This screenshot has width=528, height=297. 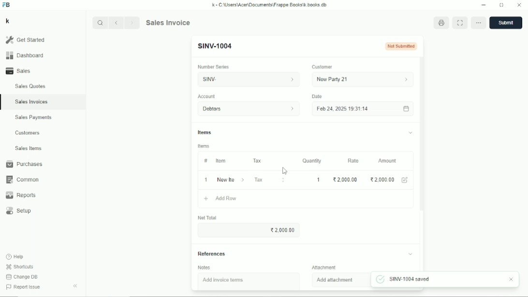 What do you see at coordinates (353, 161) in the screenshot?
I see `Rate` at bounding box center [353, 161].